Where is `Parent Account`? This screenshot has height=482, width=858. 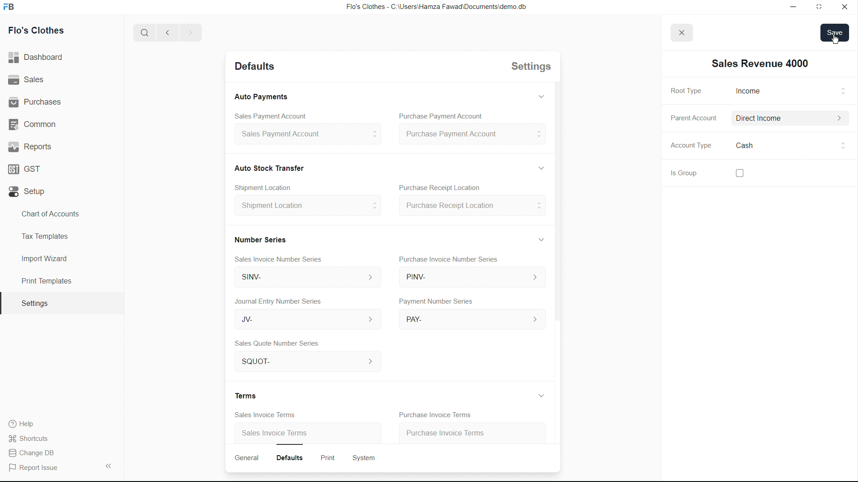
Parent Account is located at coordinates (769, 119).